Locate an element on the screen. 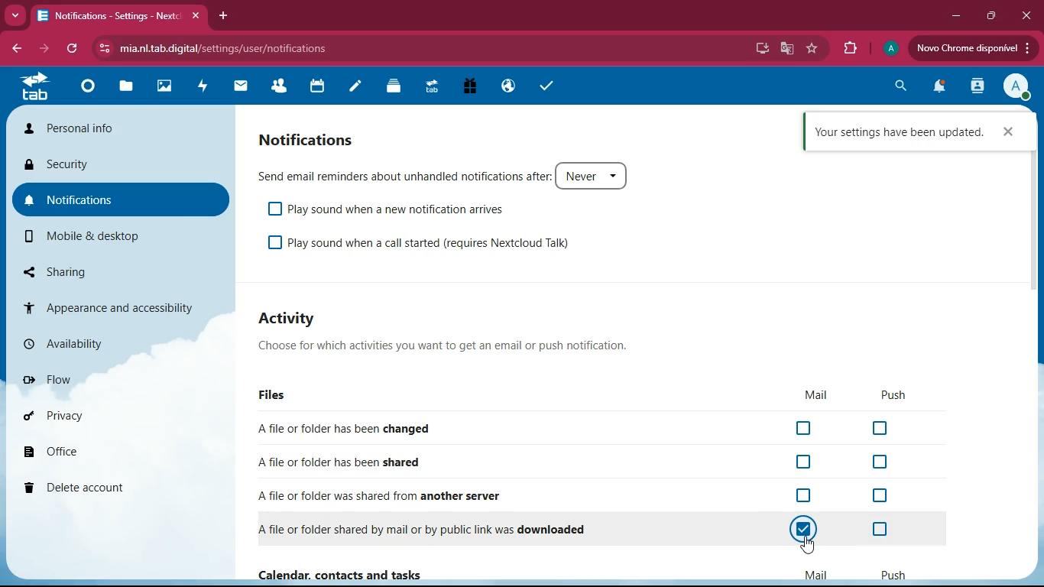 The height and width of the screenshot is (587, 1044). profile is located at coordinates (1017, 85).